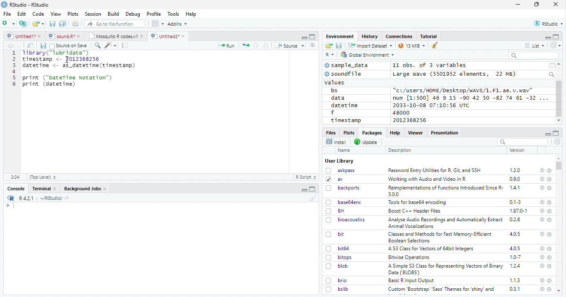  I want to click on Background Jobs, so click(85, 189).